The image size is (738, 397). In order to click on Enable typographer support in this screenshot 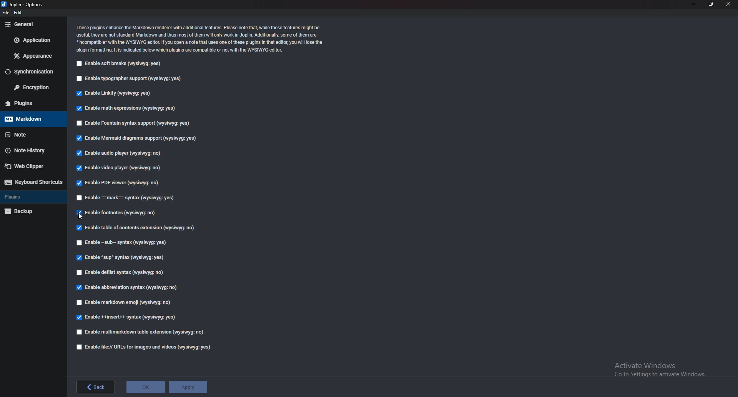, I will do `click(133, 78)`.